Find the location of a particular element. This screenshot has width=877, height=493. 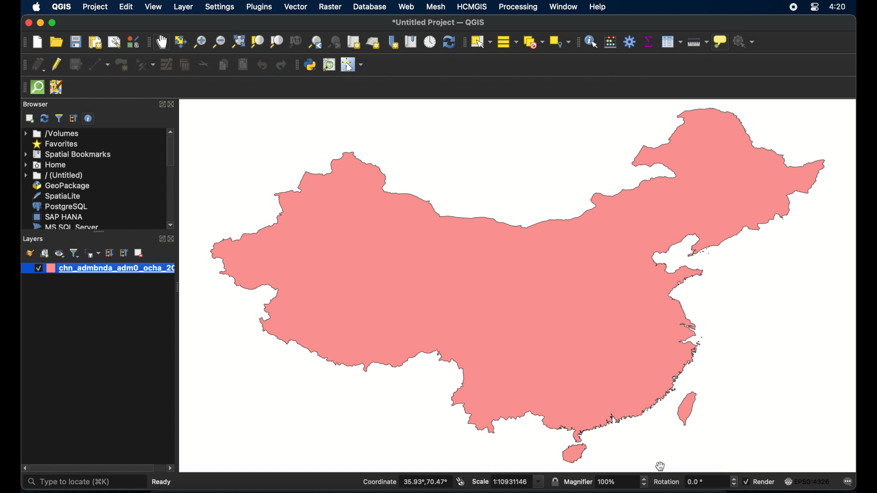

layer 1 is located at coordinates (116, 268).